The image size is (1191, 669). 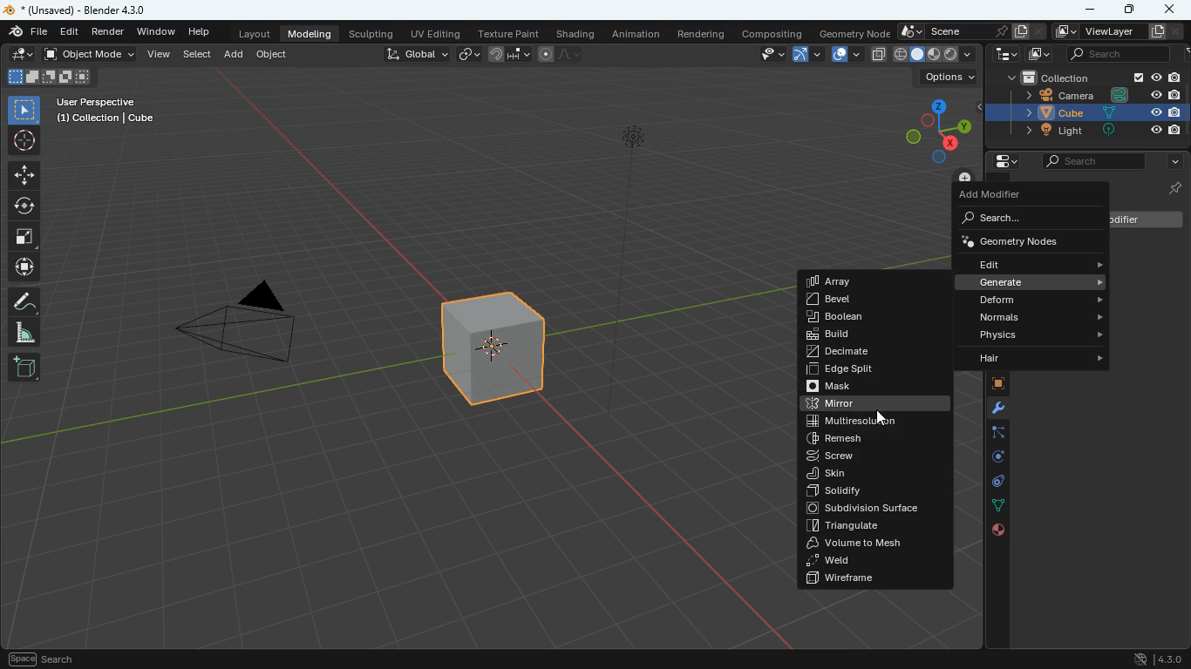 I want to click on rotate, so click(x=990, y=456).